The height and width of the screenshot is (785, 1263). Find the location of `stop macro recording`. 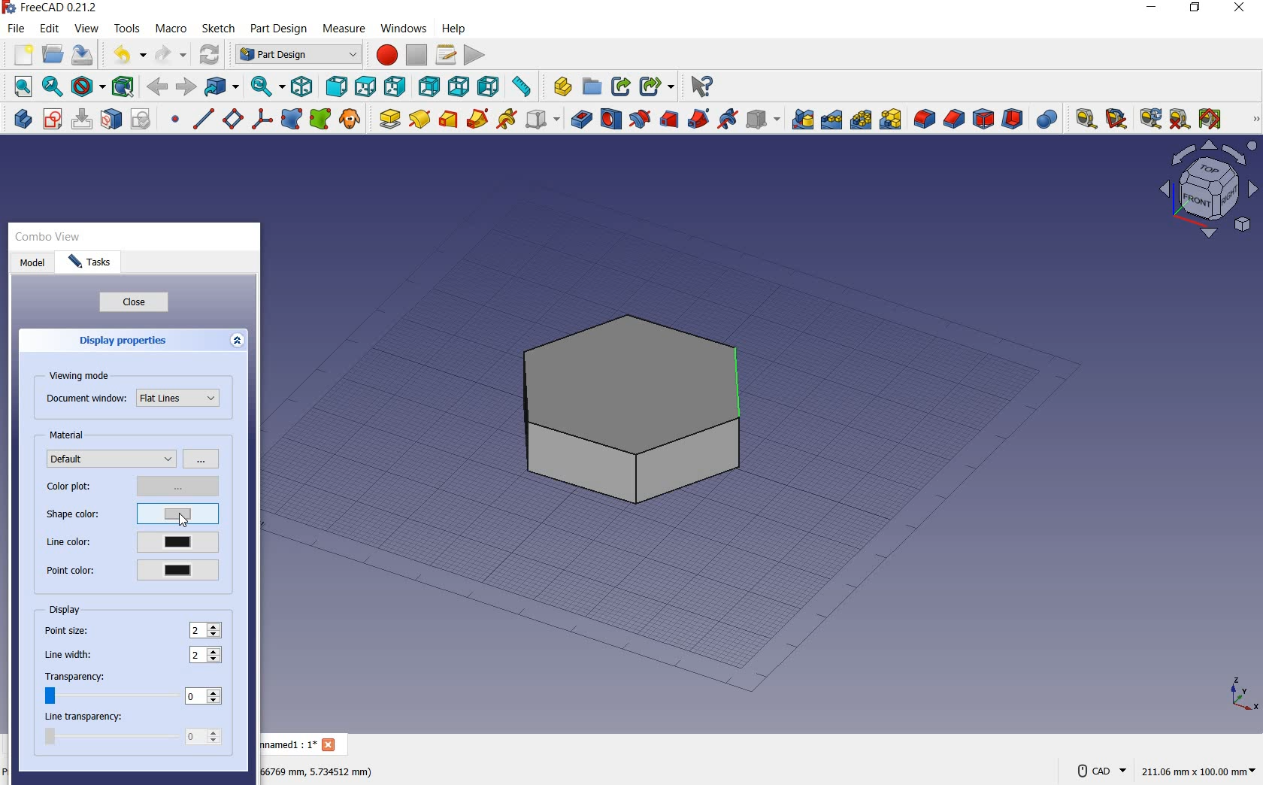

stop macro recording is located at coordinates (416, 55).